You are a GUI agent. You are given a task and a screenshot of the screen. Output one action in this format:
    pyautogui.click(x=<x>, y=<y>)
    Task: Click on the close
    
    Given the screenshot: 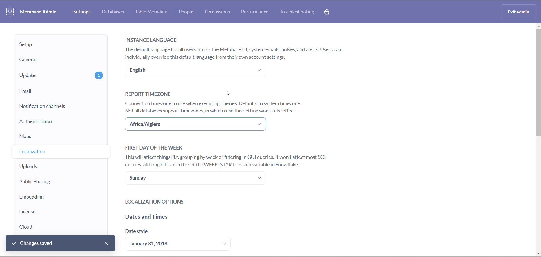 What is the action you would take?
    pyautogui.click(x=107, y=243)
    